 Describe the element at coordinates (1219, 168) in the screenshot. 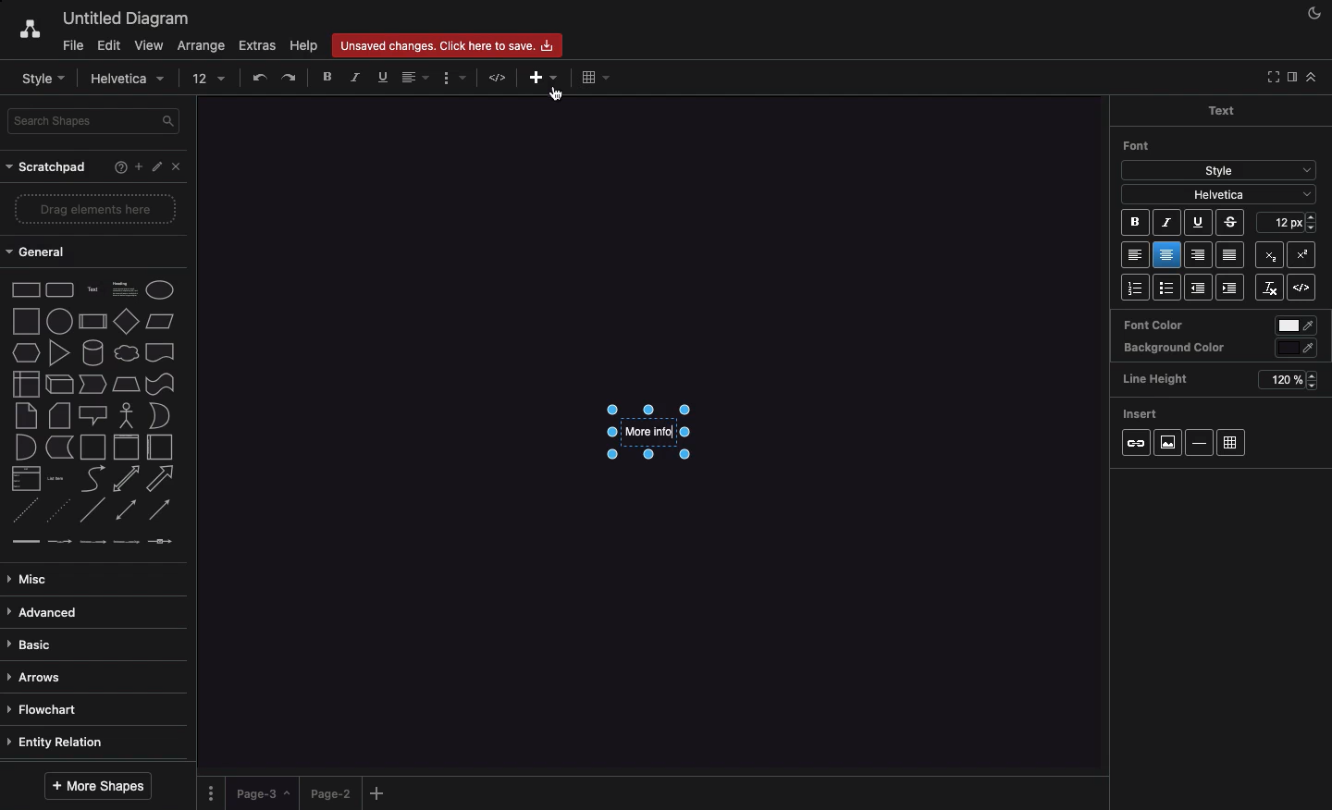

I see `Style` at that location.